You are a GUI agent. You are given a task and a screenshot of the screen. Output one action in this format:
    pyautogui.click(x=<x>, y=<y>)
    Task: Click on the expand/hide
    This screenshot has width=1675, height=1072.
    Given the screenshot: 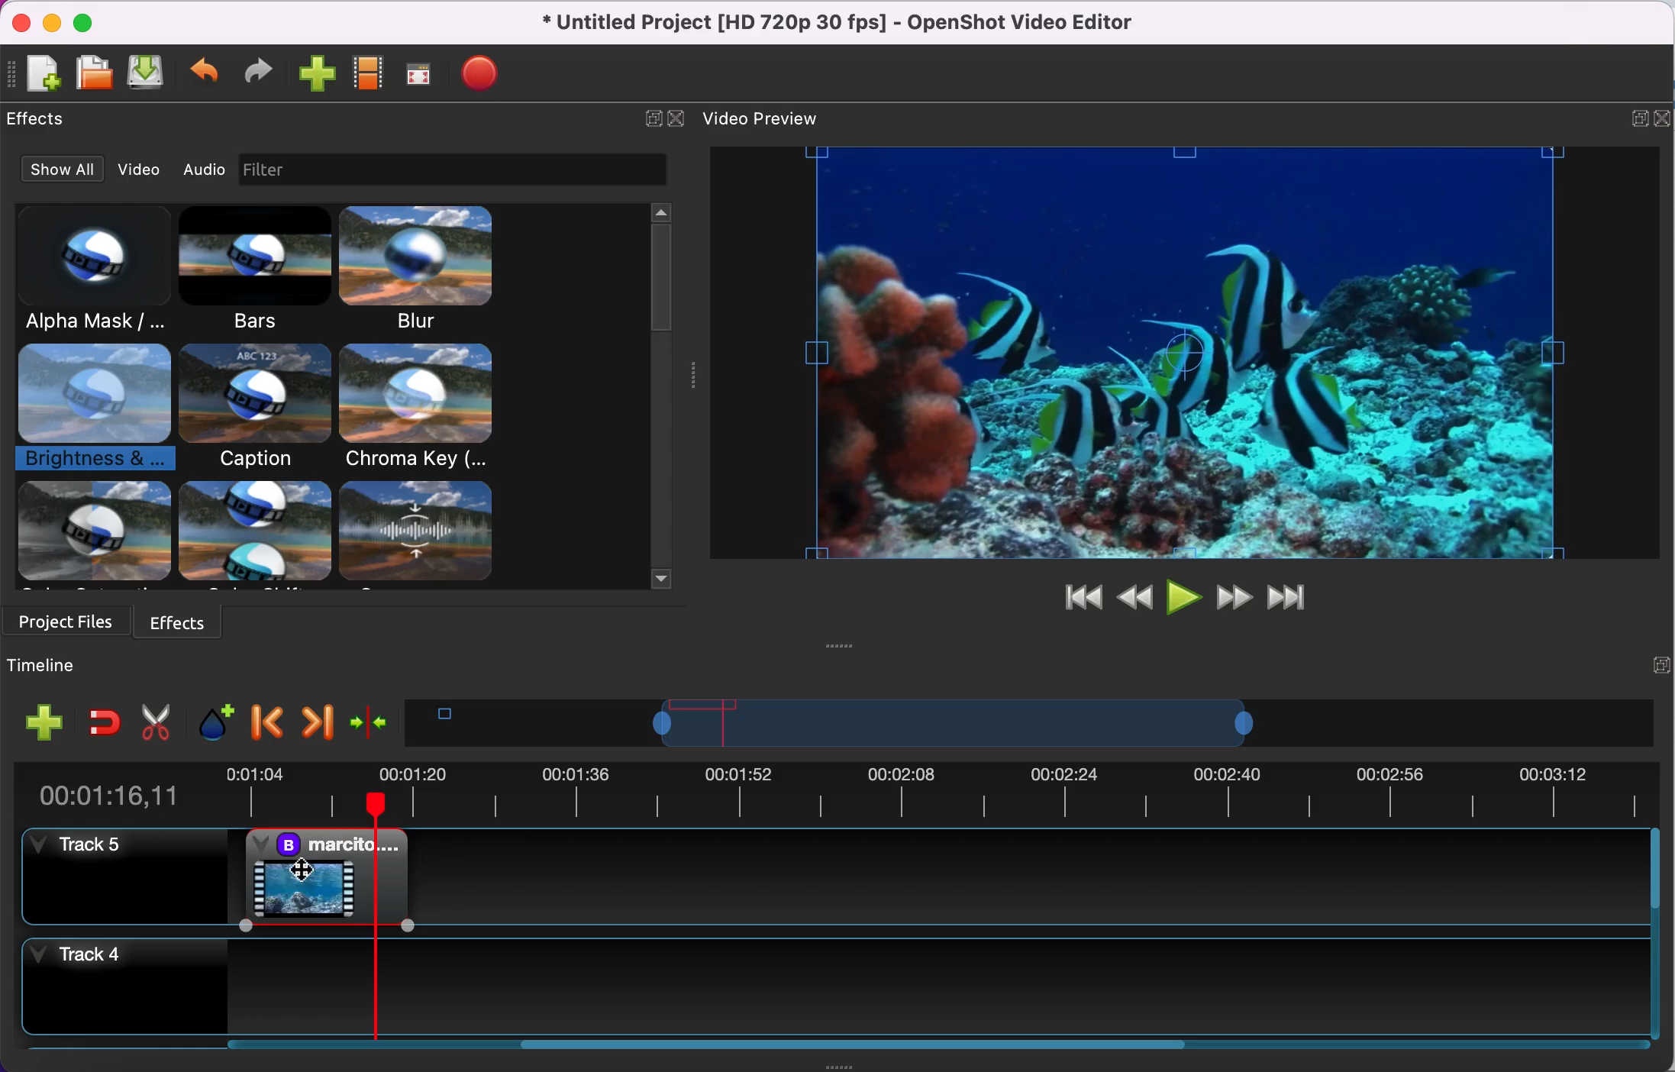 What is the action you would take?
    pyautogui.click(x=1636, y=117)
    